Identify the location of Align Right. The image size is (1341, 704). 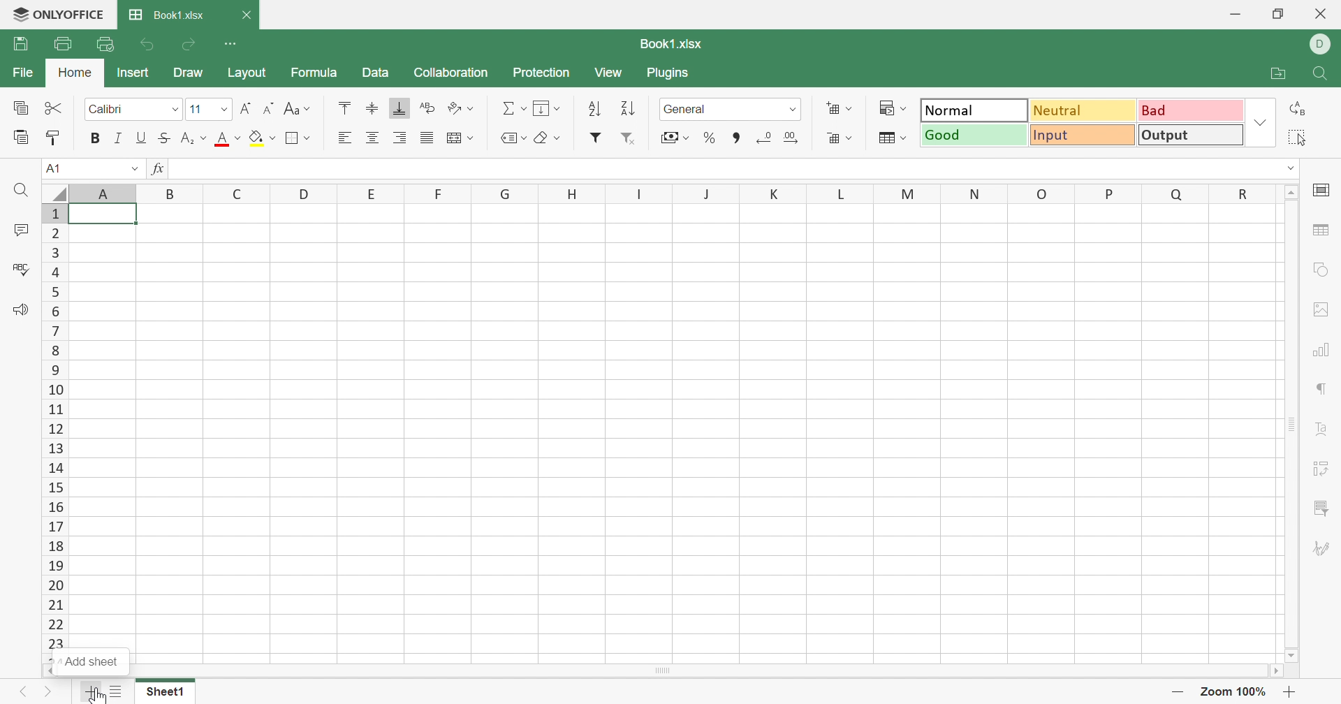
(399, 138).